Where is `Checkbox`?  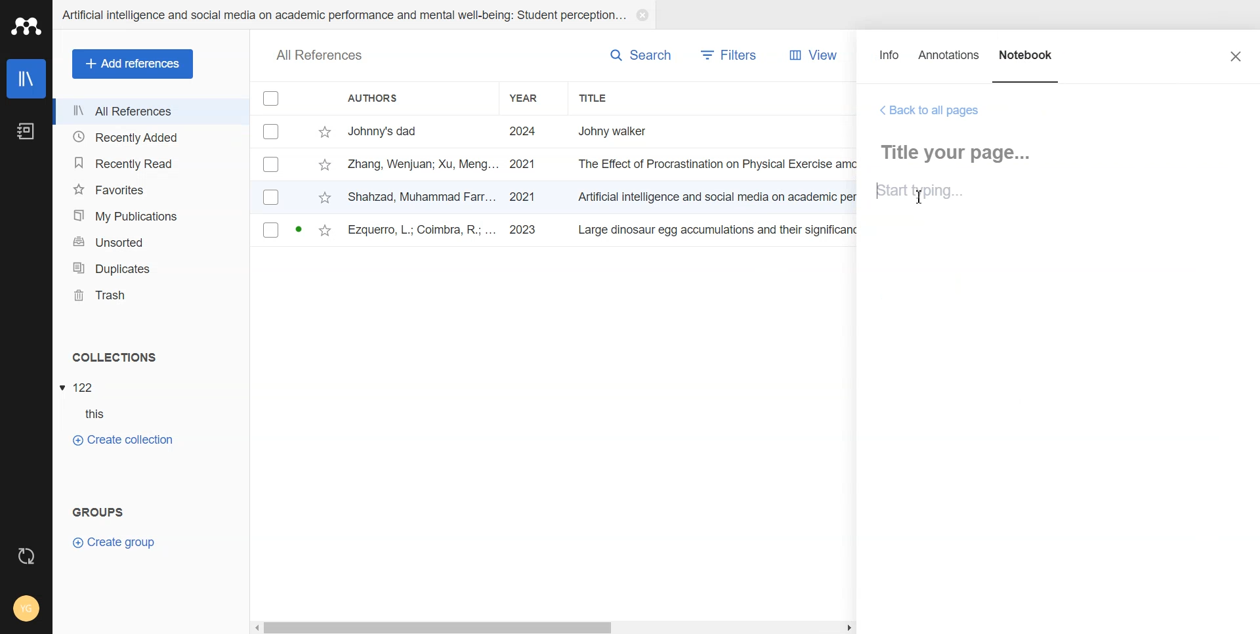
Checkbox is located at coordinates (272, 164).